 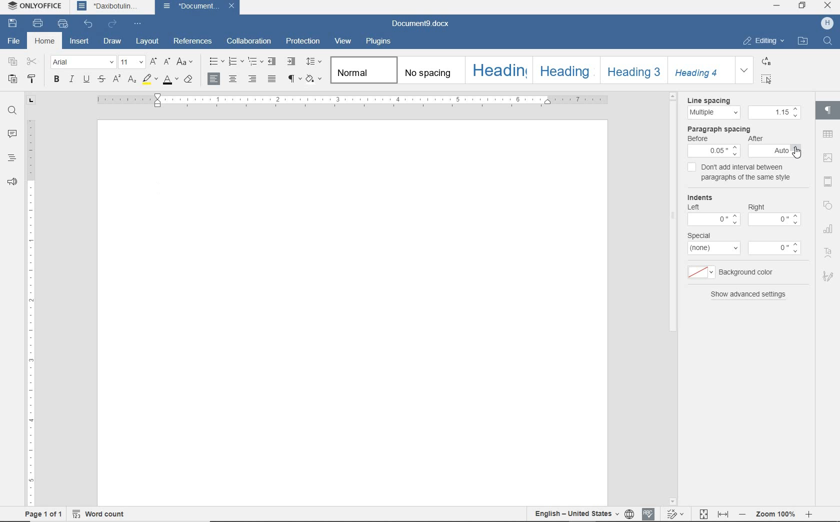 What do you see at coordinates (742, 171) in the screenshot?
I see `don't add interval between paragraphs of the same style` at bounding box center [742, 171].